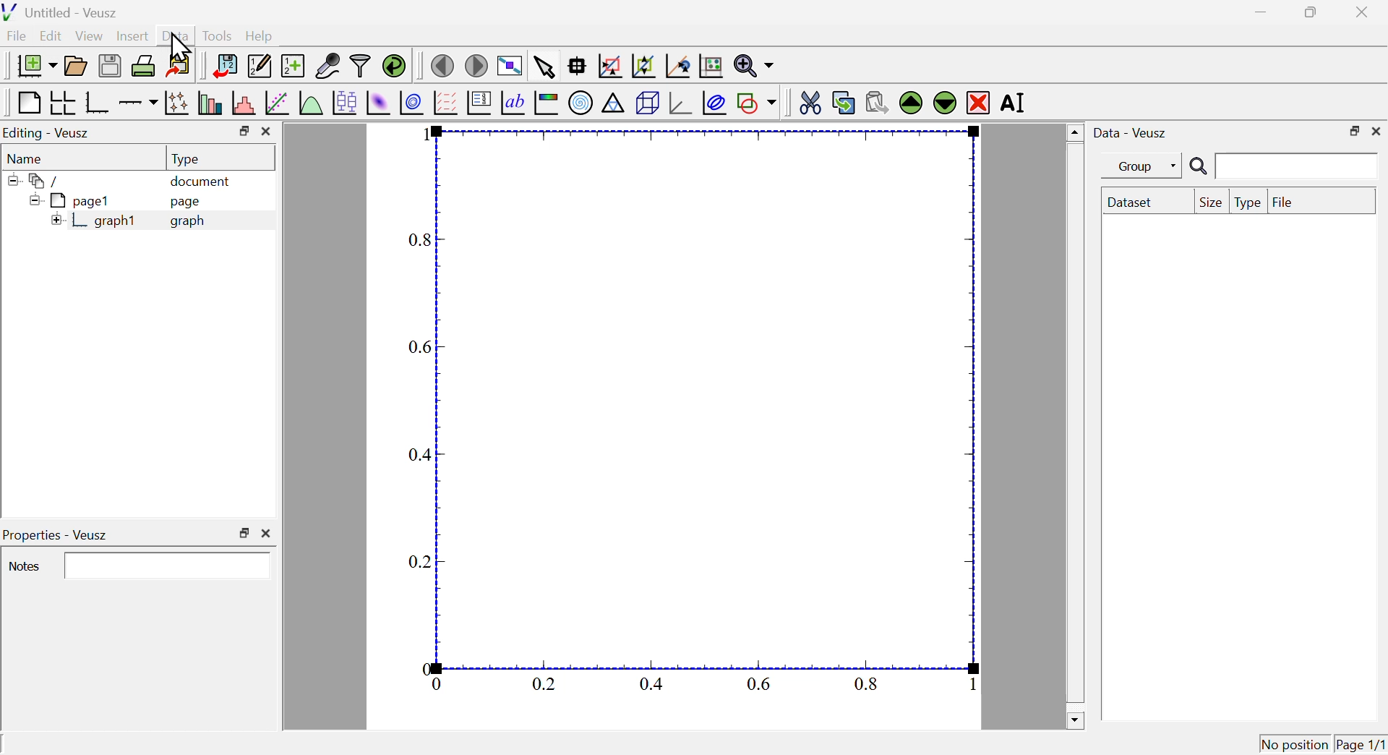 Image resolution: width=1388 pixels, height=755 pixels. I want to click on close, so click(270, 532).